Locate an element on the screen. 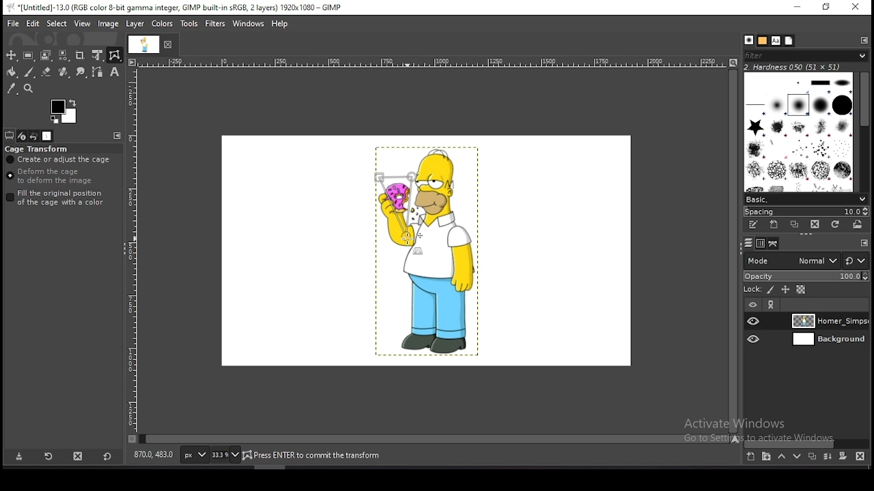  cage transform is located at coordinates (38, 149).